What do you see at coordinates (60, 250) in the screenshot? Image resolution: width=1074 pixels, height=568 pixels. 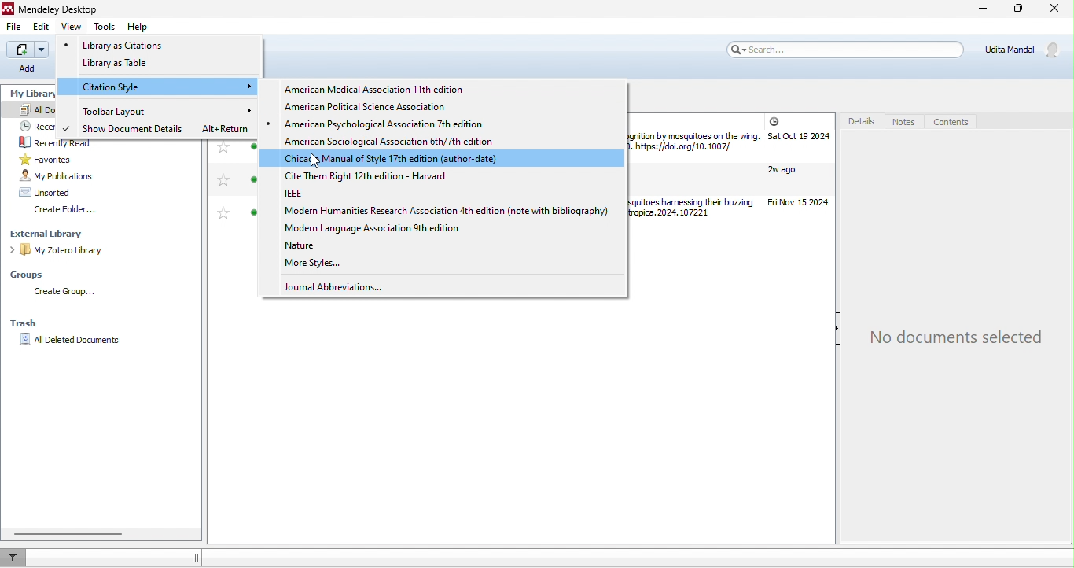 I see `my zotero library` at bounding box center [60, 250].